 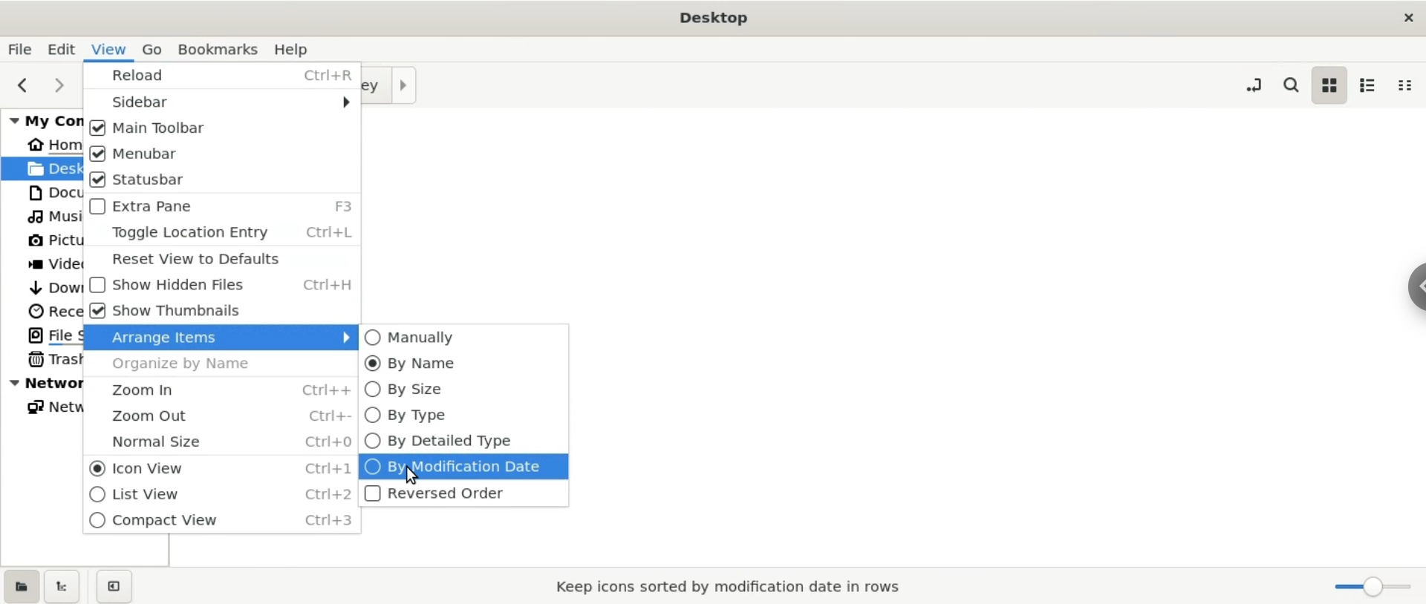 What do you see at coordinates (1370, 83) in the screenshot?
I see `list view` at bounding box center [1370, 83].